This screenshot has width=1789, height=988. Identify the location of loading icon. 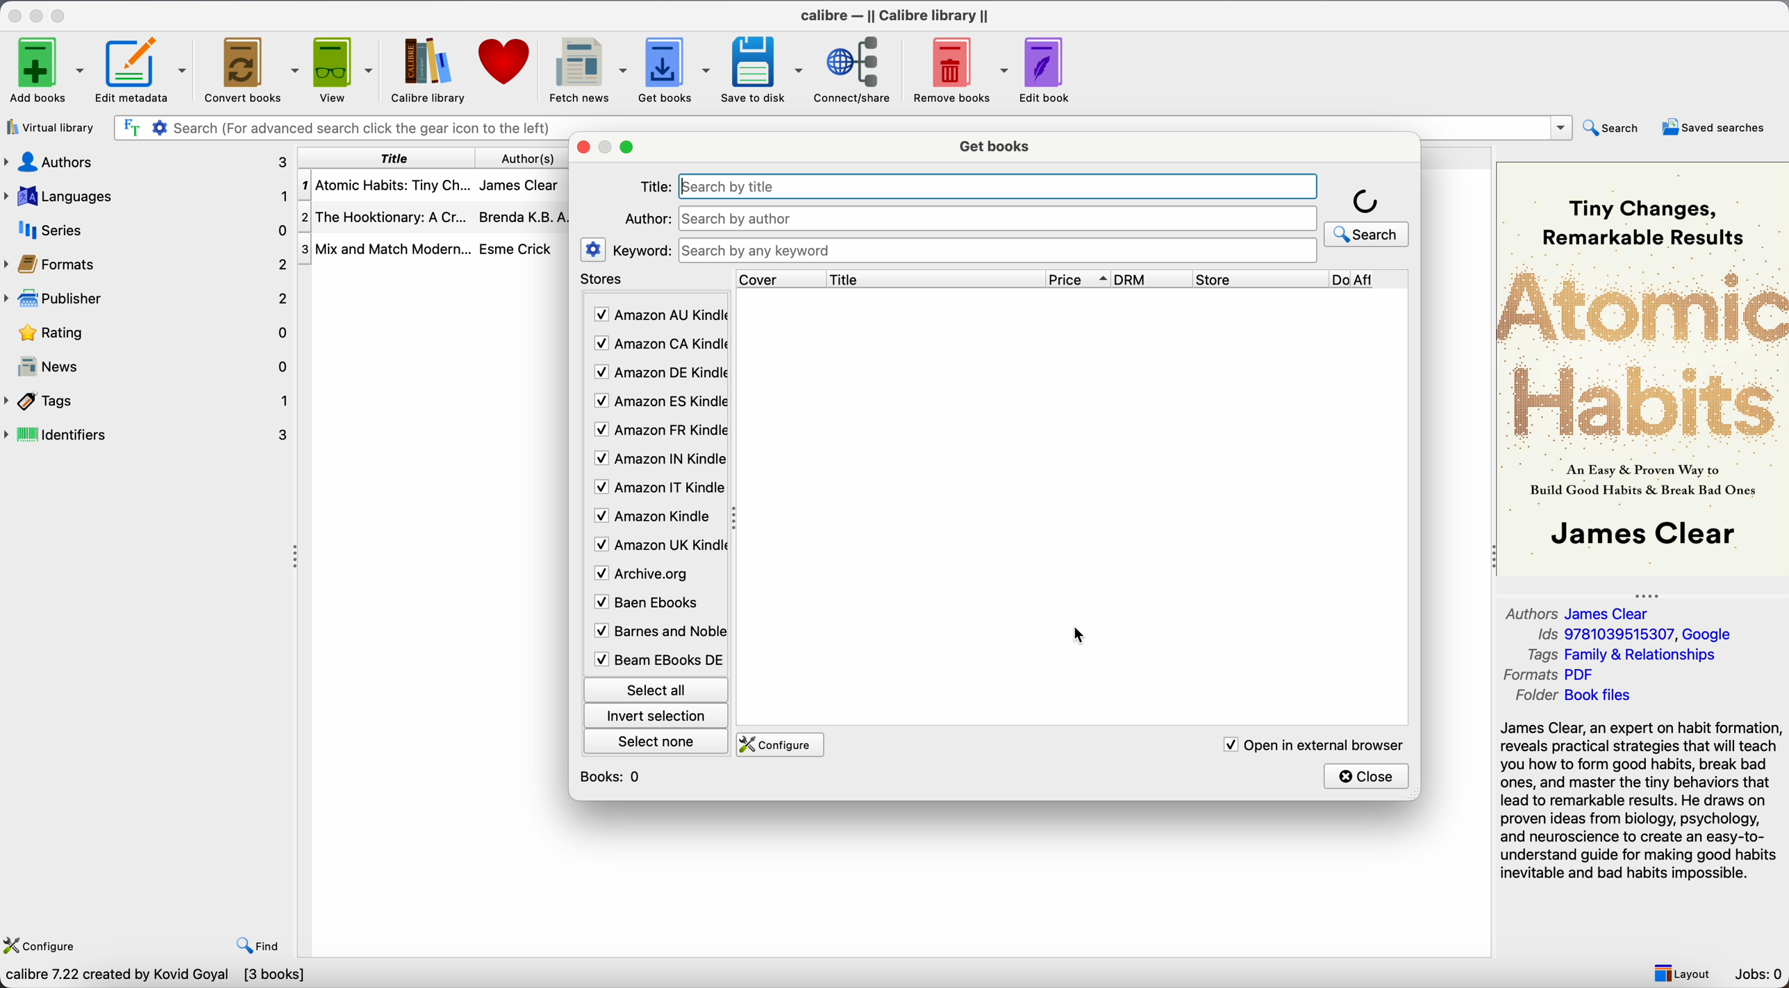
(1366, 200).